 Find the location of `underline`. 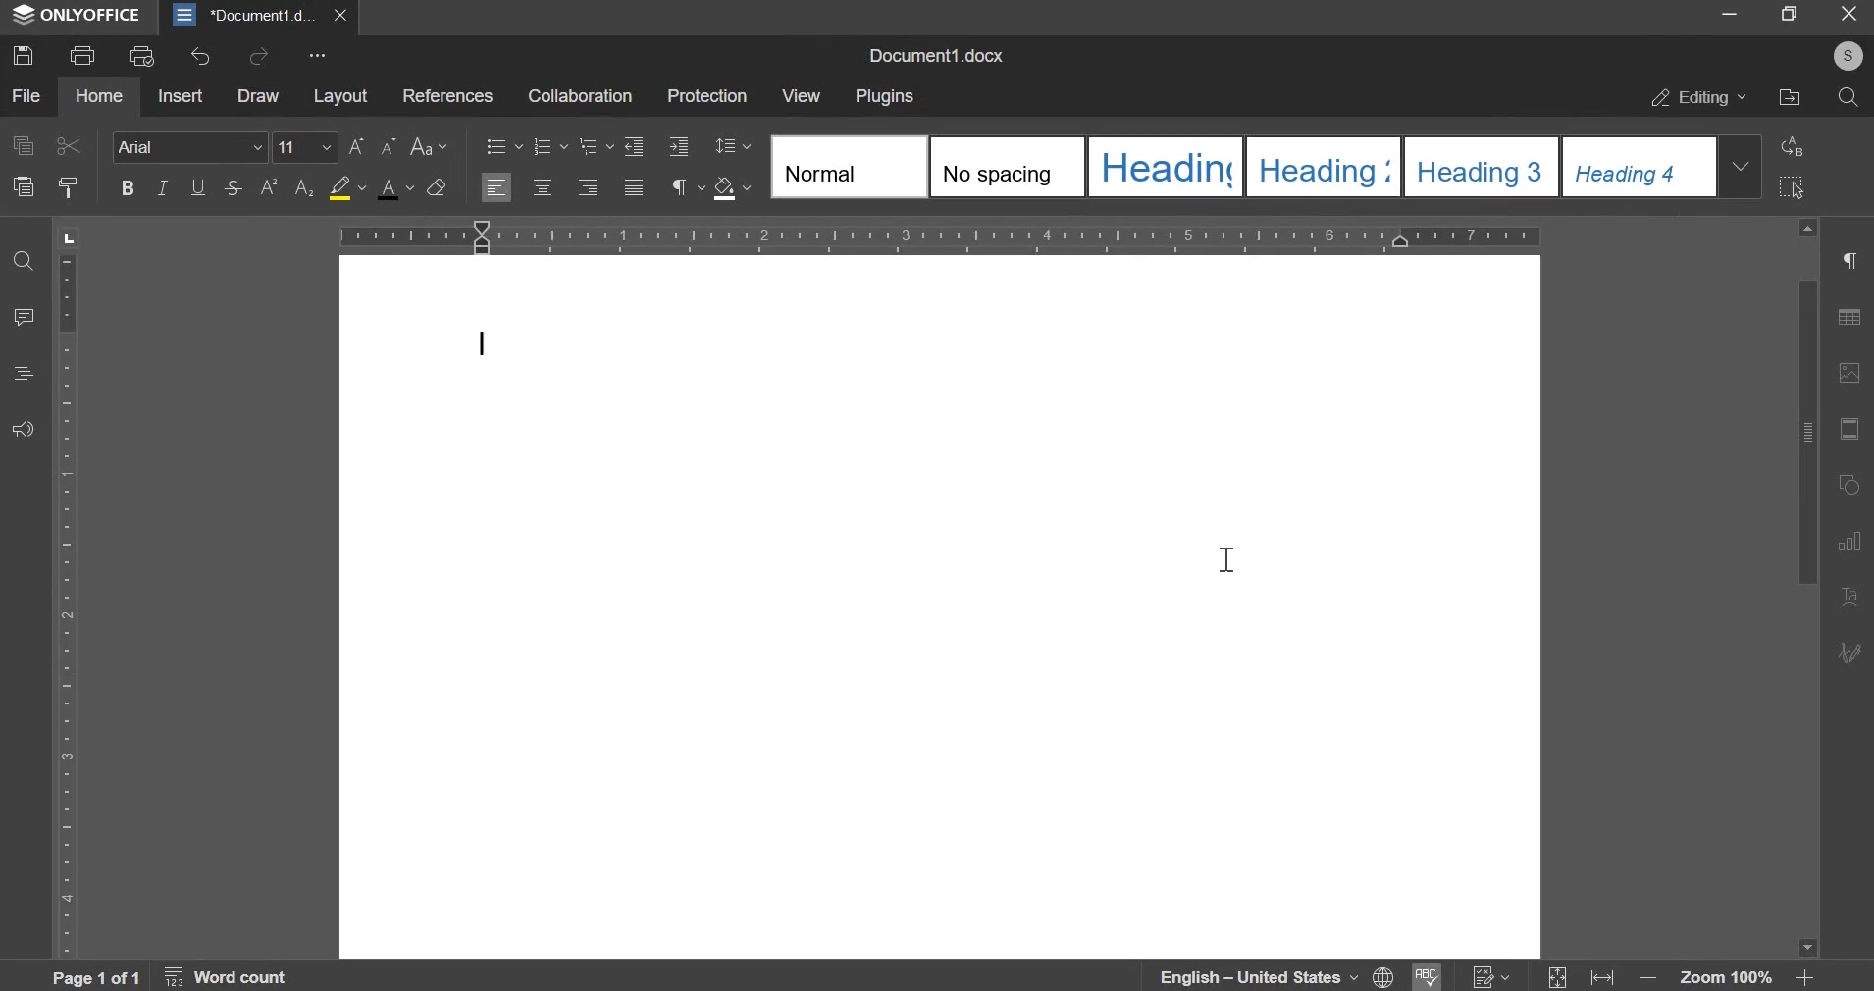

underline is located at coordinates (198, 188).